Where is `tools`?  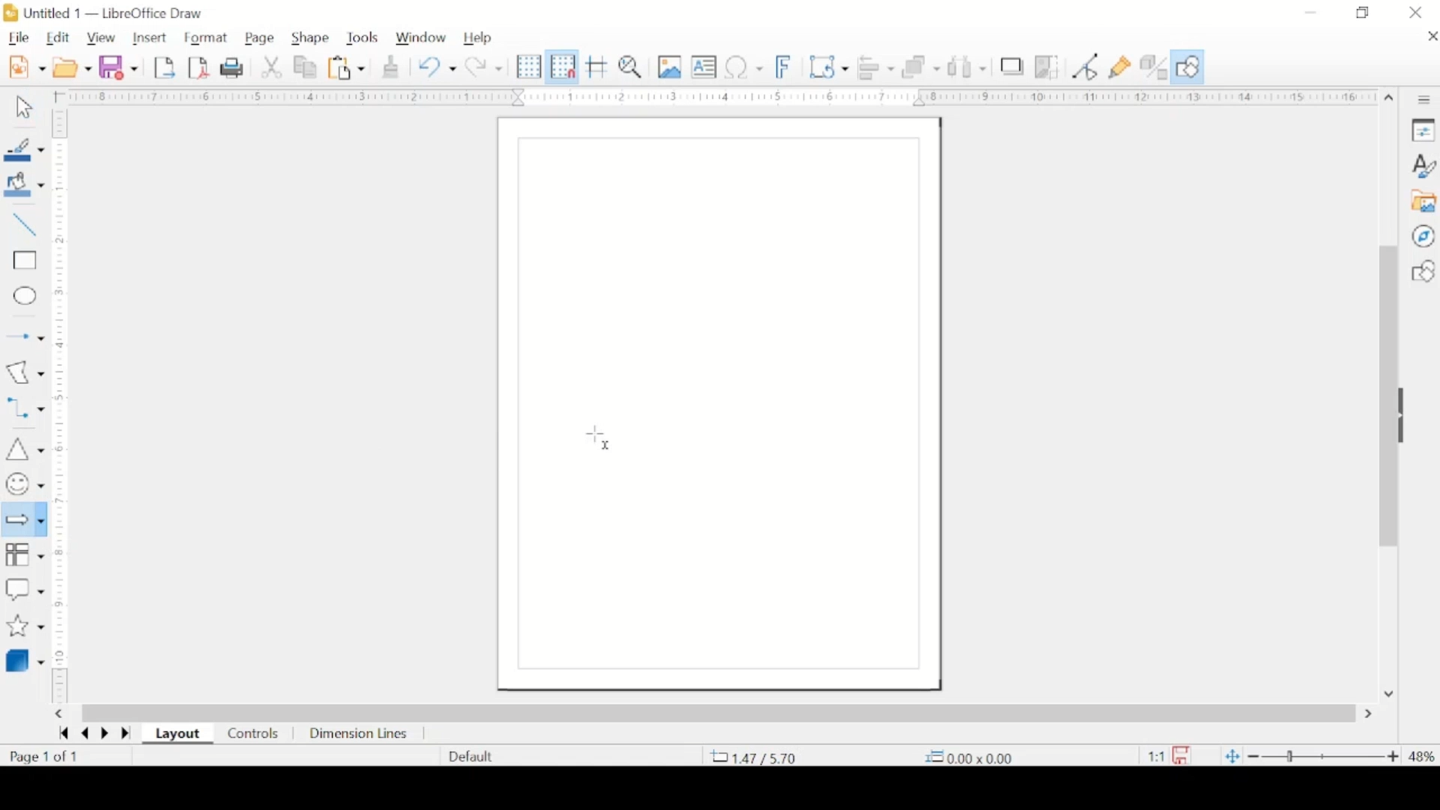
tools is located at coordinates (364, 37).